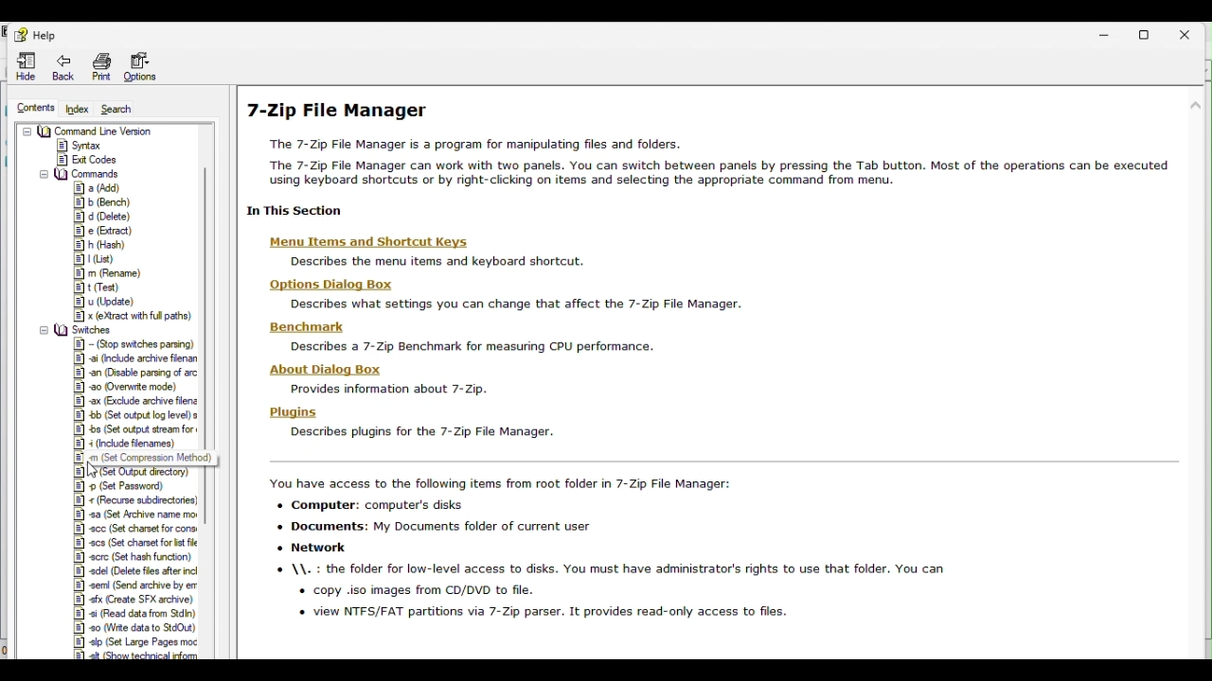  What do you see at coordinates (389, 388) in the screenshot?
I see `description text` at bounding box center [389, 388].